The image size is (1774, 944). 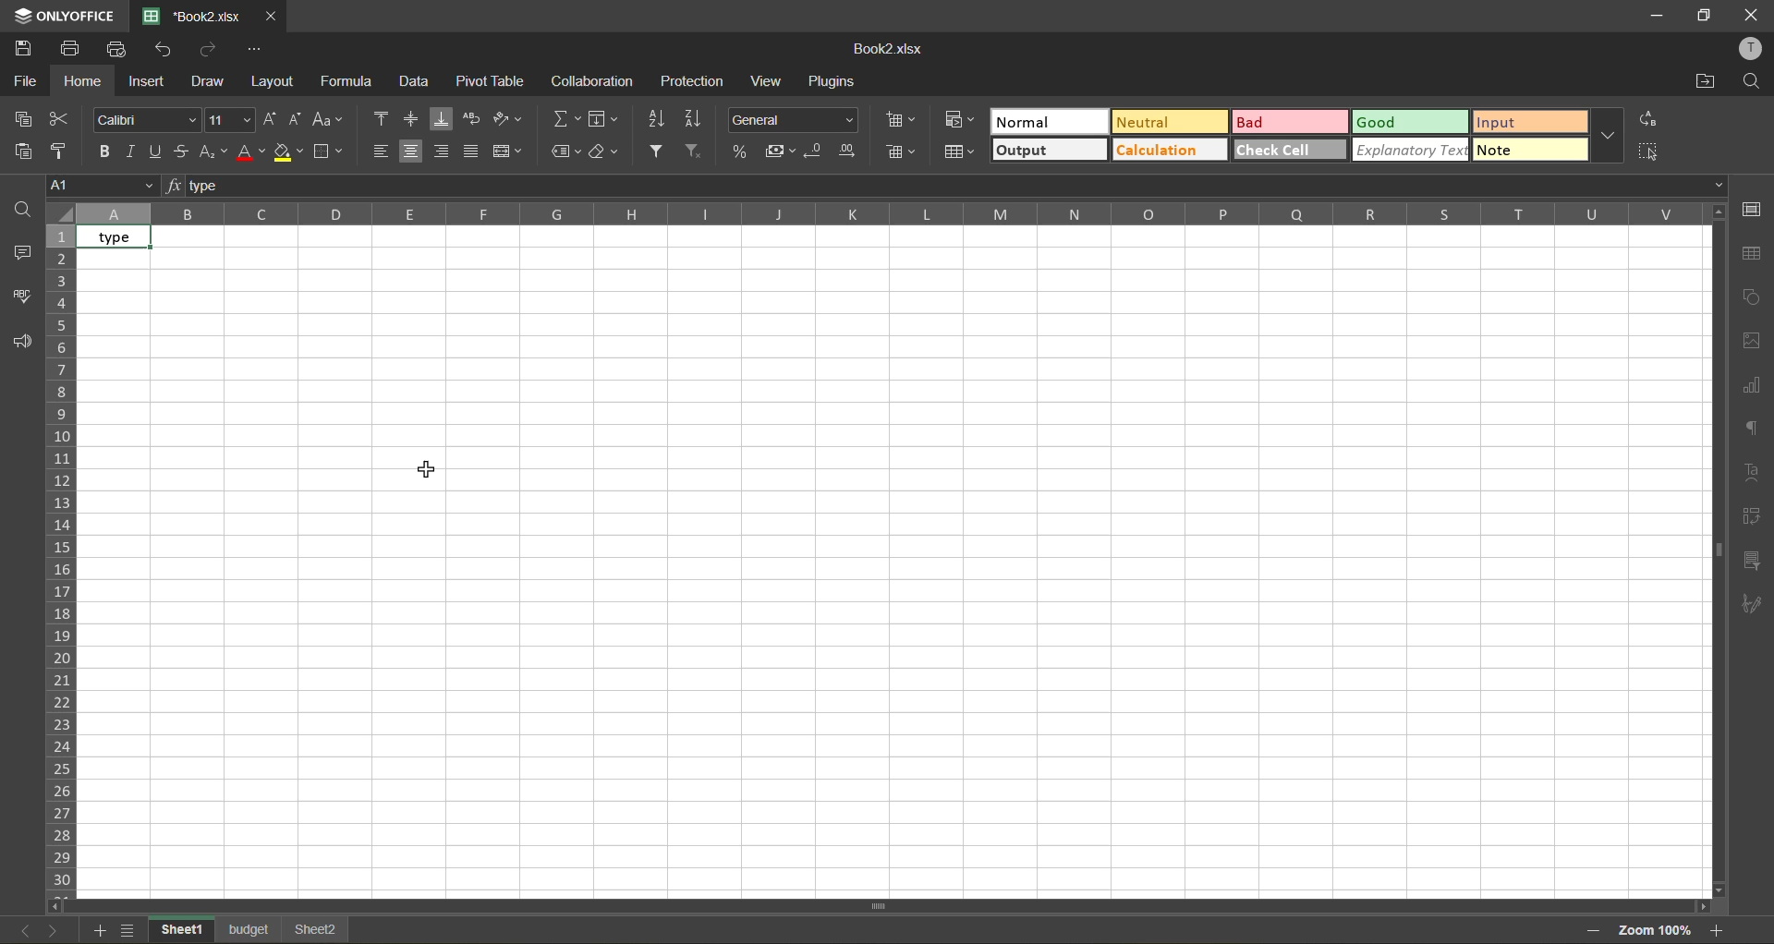 What do you see at coordinates (509, 151) in the screenshot?
I see `merge and center` at bounding box center [509, 151].